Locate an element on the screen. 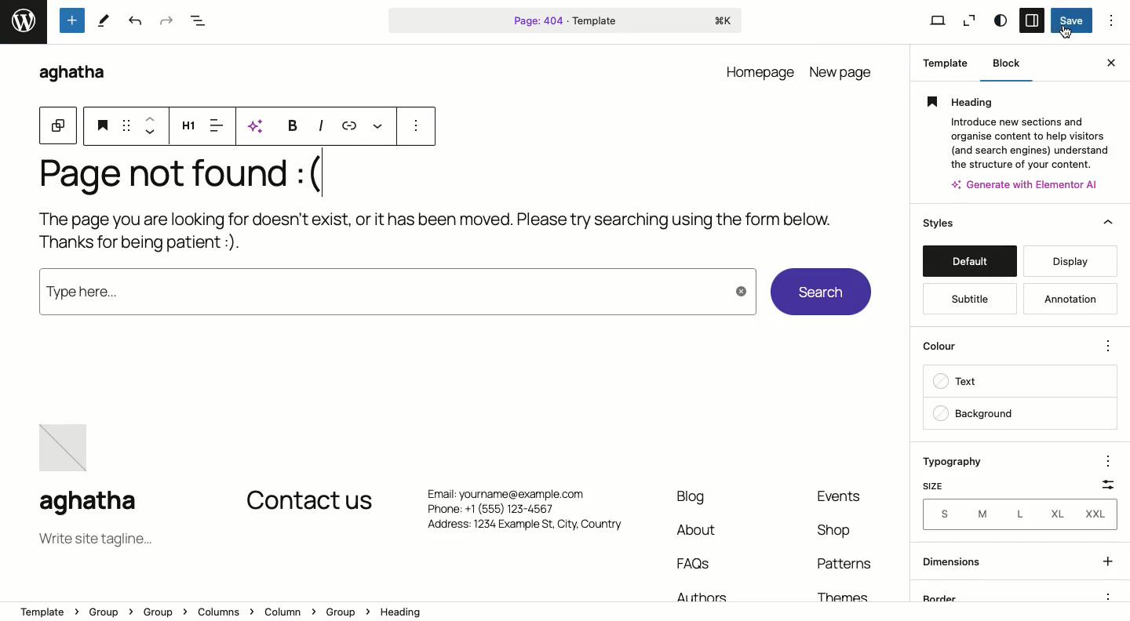  Contact us is located at coordinates (309, 502).